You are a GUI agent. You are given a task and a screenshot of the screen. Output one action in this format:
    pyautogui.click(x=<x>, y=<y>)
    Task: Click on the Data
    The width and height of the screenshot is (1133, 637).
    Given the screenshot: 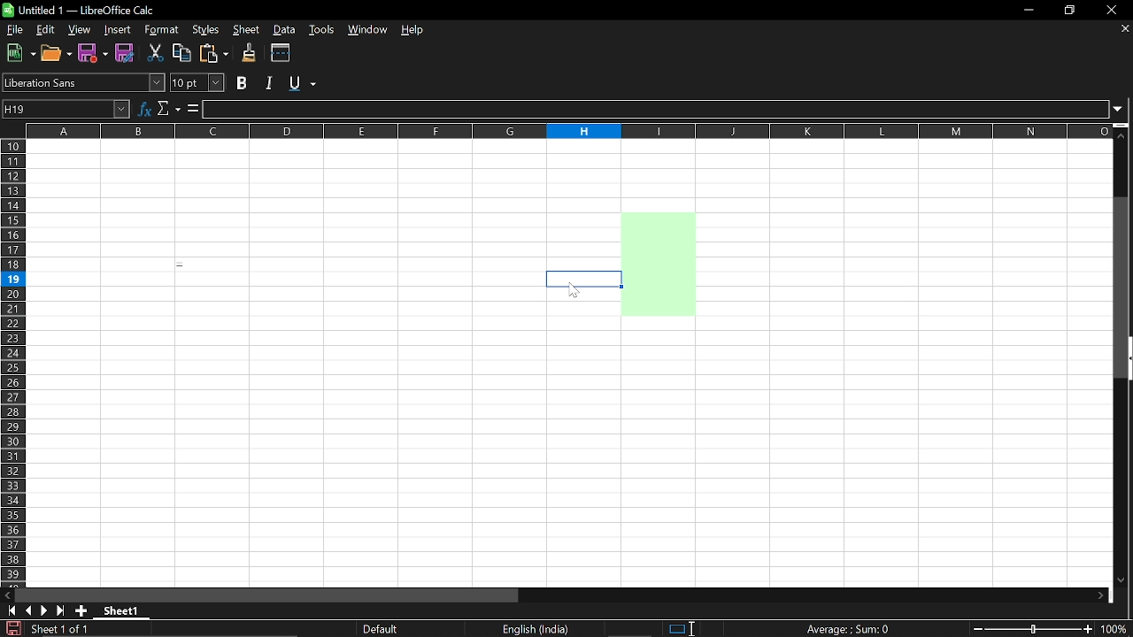 What is the action you would take?
    pyautogui.click(x=286, y=30)
    